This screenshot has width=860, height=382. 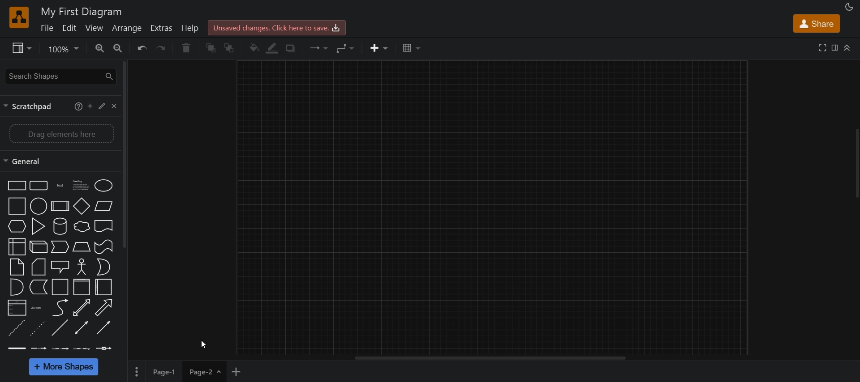 I want to click on zoom in, so click(x=99, y=49).